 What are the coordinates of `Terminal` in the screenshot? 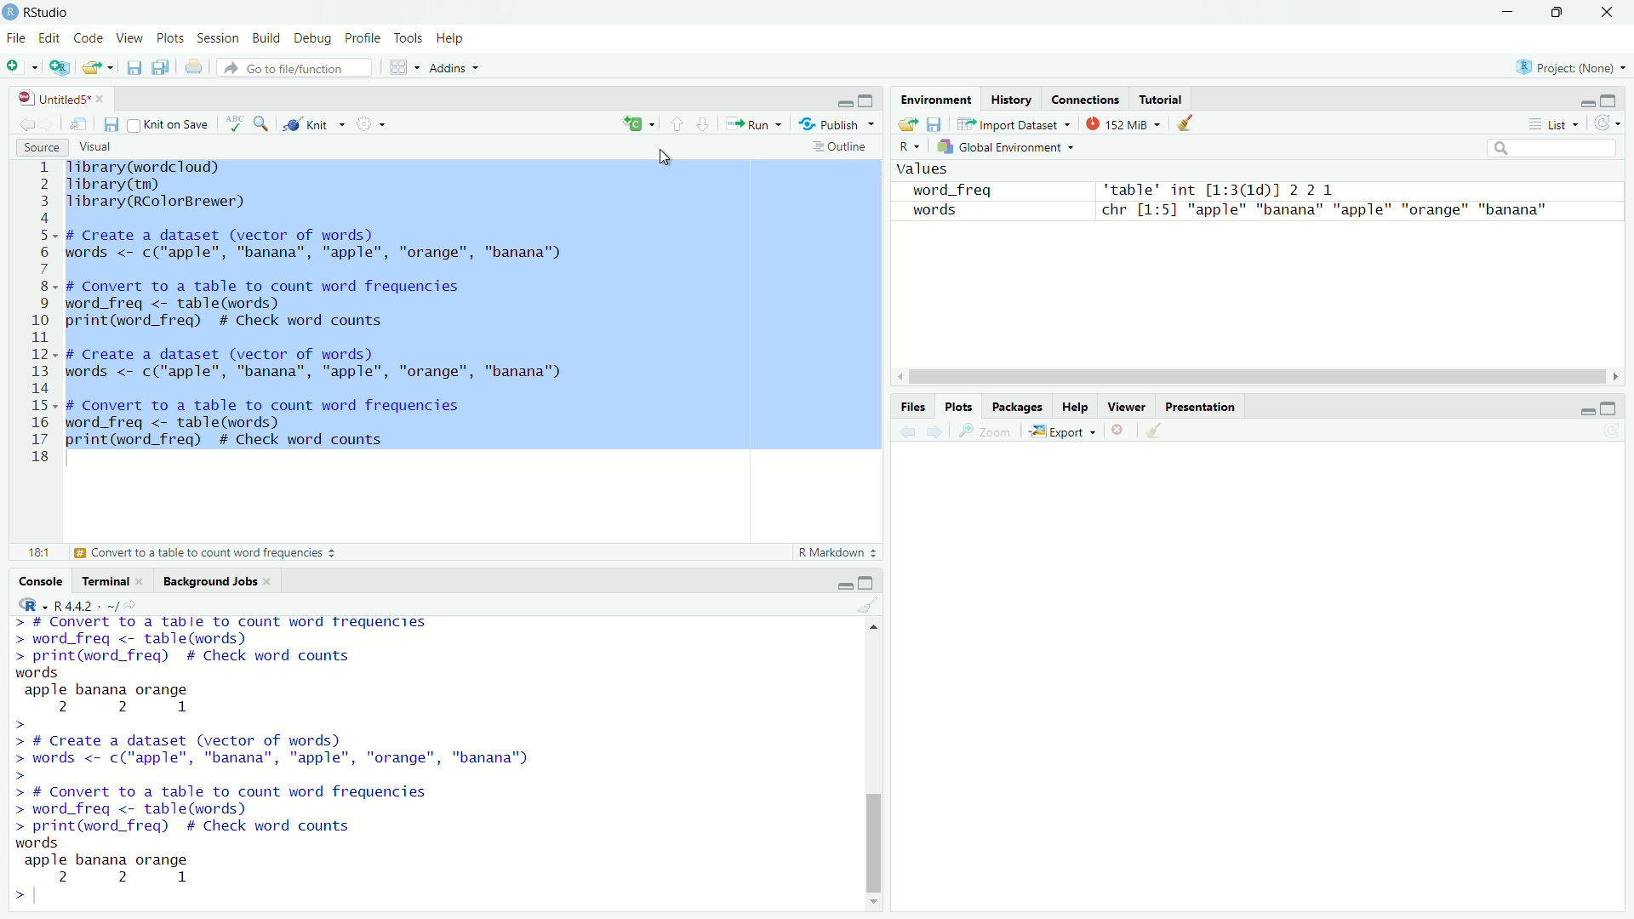 It's located at (117, 581).